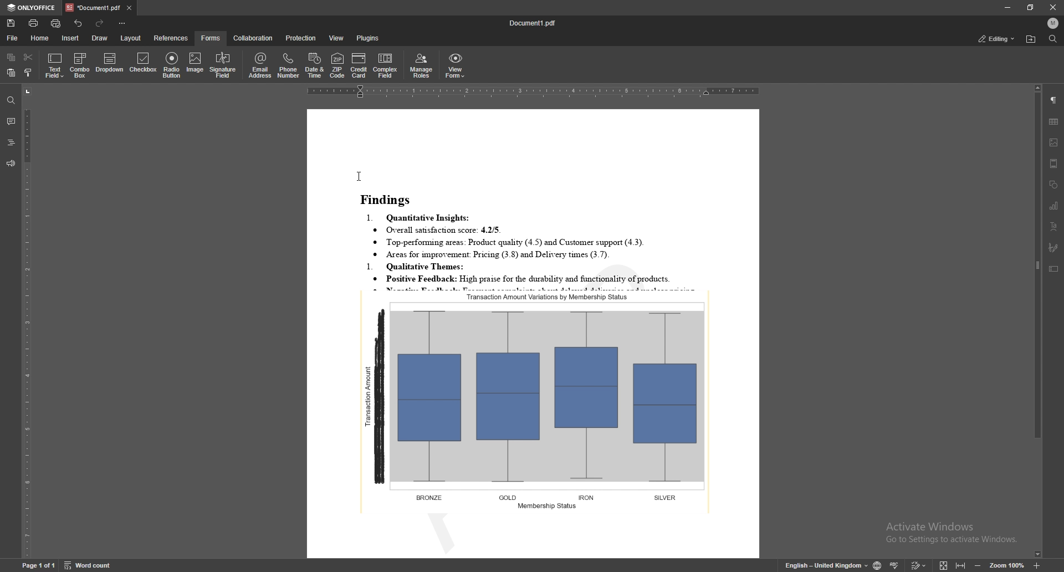  What do you see at coordinates (390, 200) in the screenshot?
I see `Findings` at bounding box center [390, 200].